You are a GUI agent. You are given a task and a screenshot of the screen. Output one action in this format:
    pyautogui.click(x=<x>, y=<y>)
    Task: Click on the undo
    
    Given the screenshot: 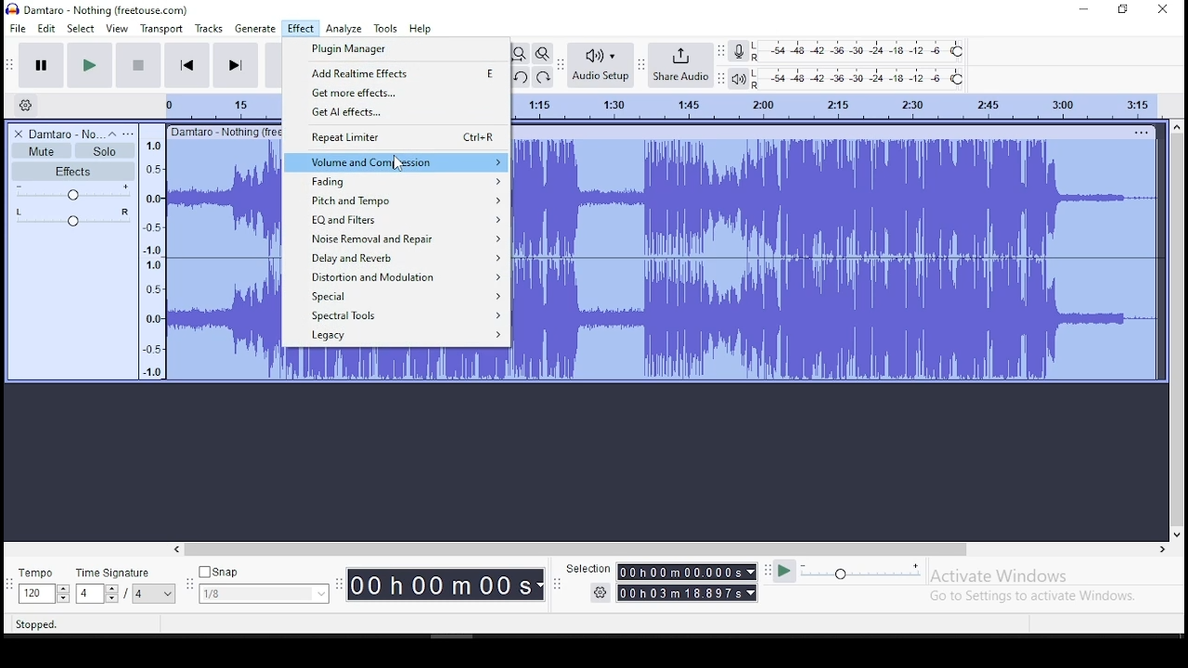 What is the action you would take?
    pyautogui.click(x=518, y=77)
    